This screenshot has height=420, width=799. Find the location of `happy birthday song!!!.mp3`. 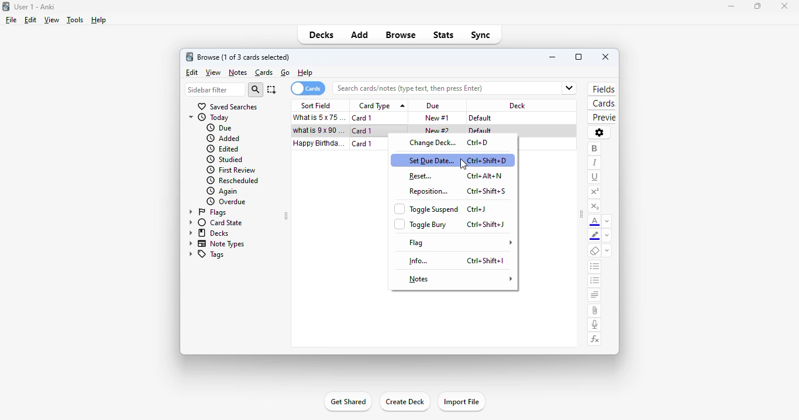

happy birthday song!!!.mp3 is located at coordinates (319, 143).